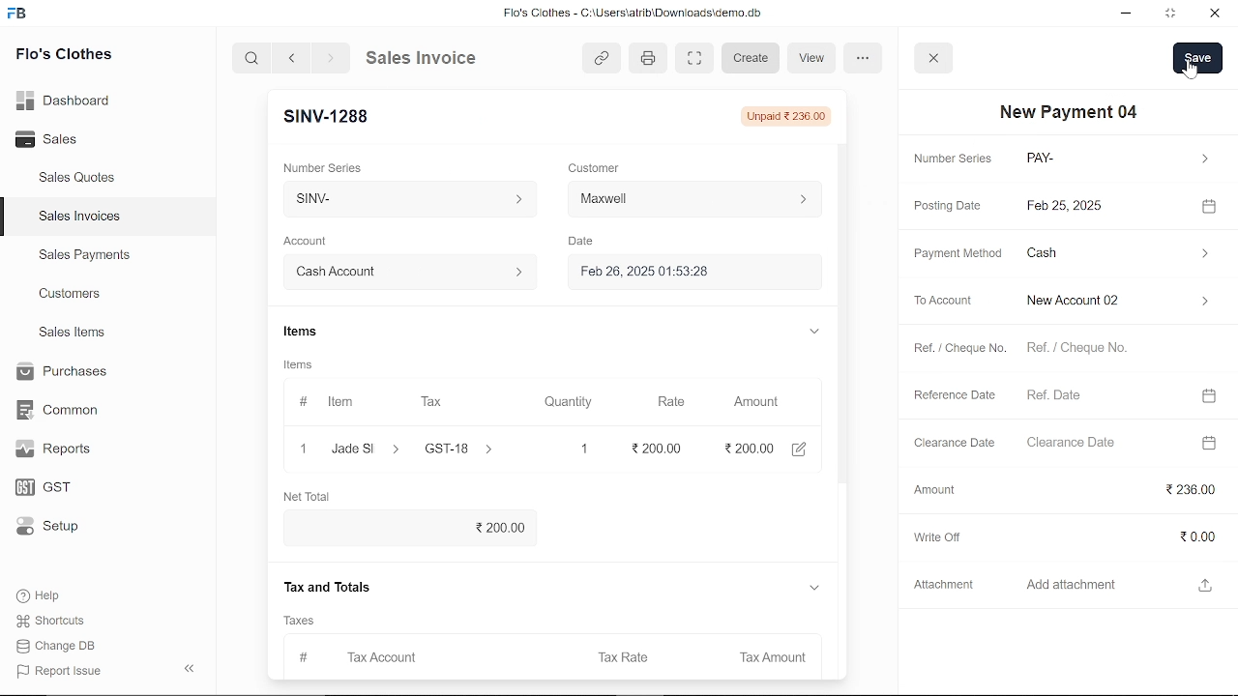  What do you see at coordinates (308, 362) in the screenshot?
I see `` at bounding box center [308, 362].